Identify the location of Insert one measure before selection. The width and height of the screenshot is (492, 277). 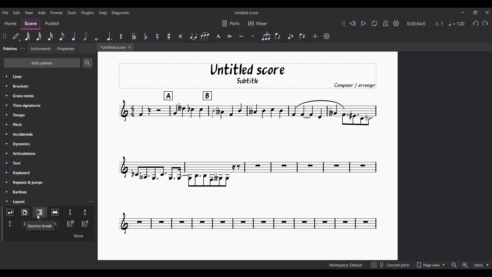
(86, 224).